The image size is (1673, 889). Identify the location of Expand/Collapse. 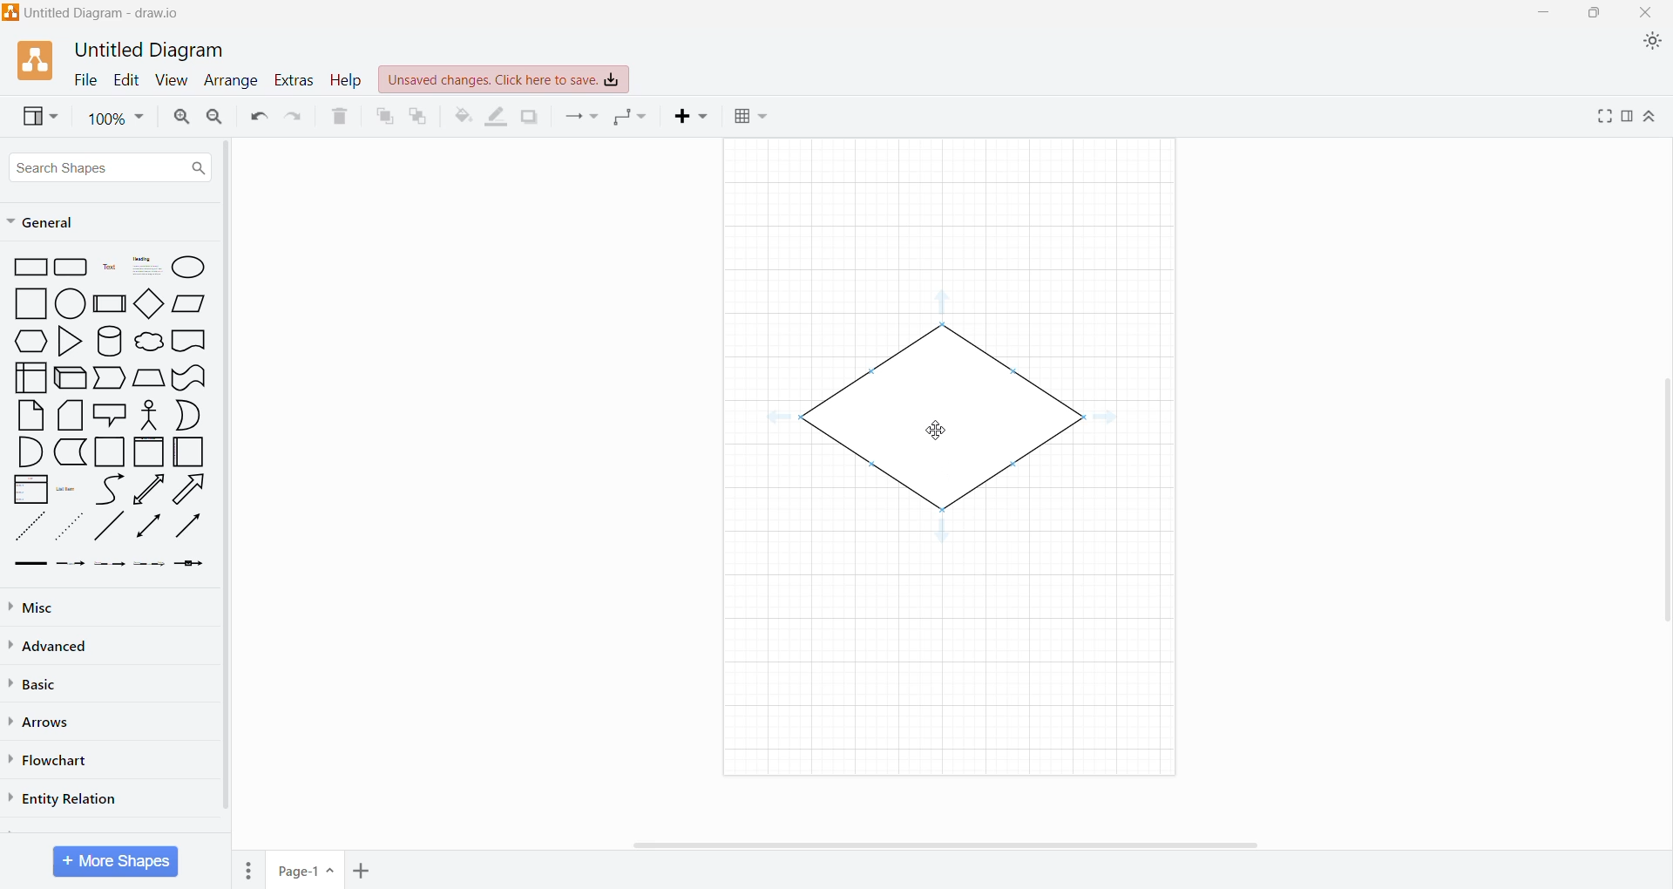
(1651, 117).